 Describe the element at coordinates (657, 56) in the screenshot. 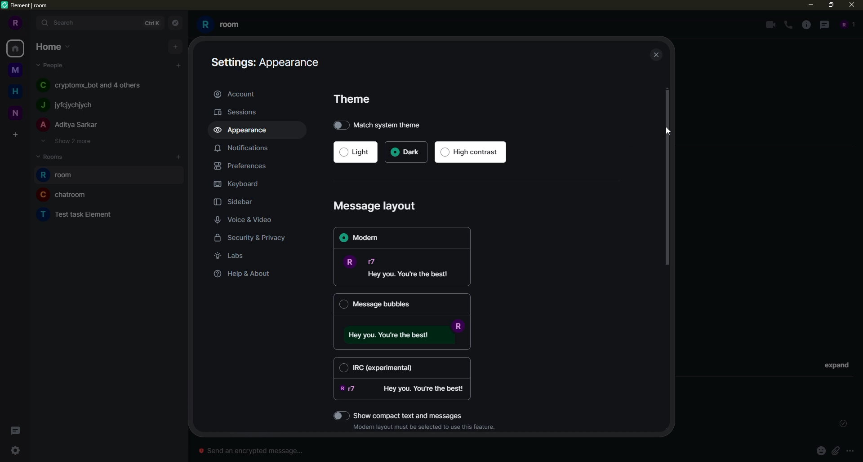

I see `close` at that location.